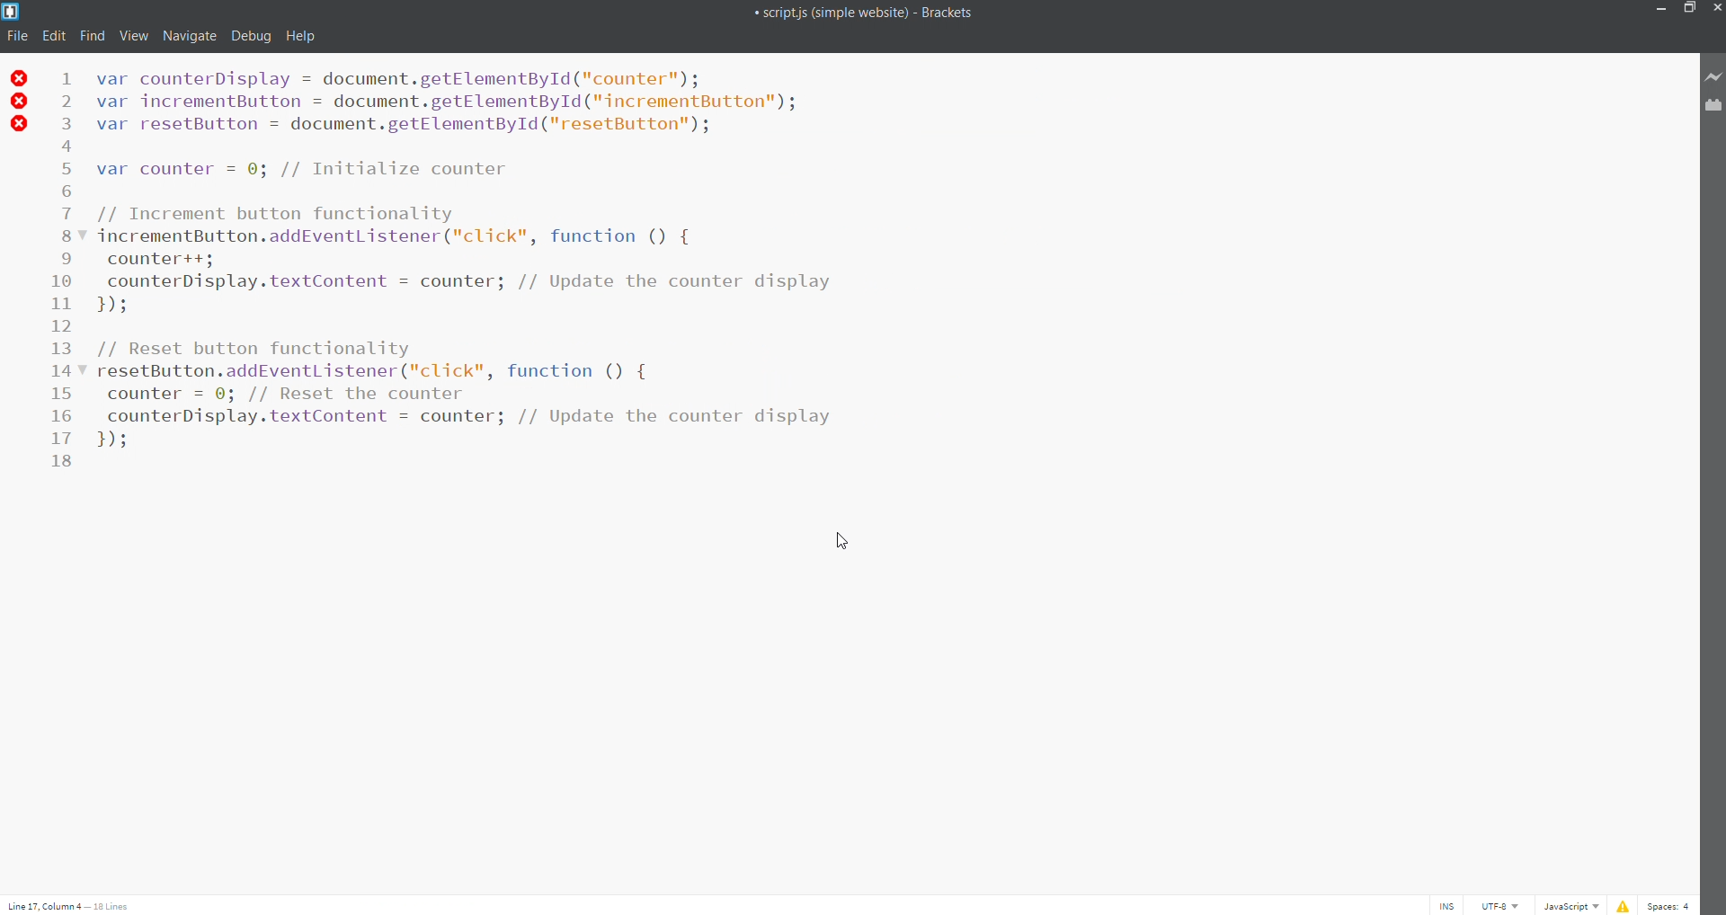 This screenshot has width=1726, height=915. What do you see at coordinates (77, 907) in the screenshot?
I see `Line 17, Column 4 -18 lines` at bounding box center [77, 907].